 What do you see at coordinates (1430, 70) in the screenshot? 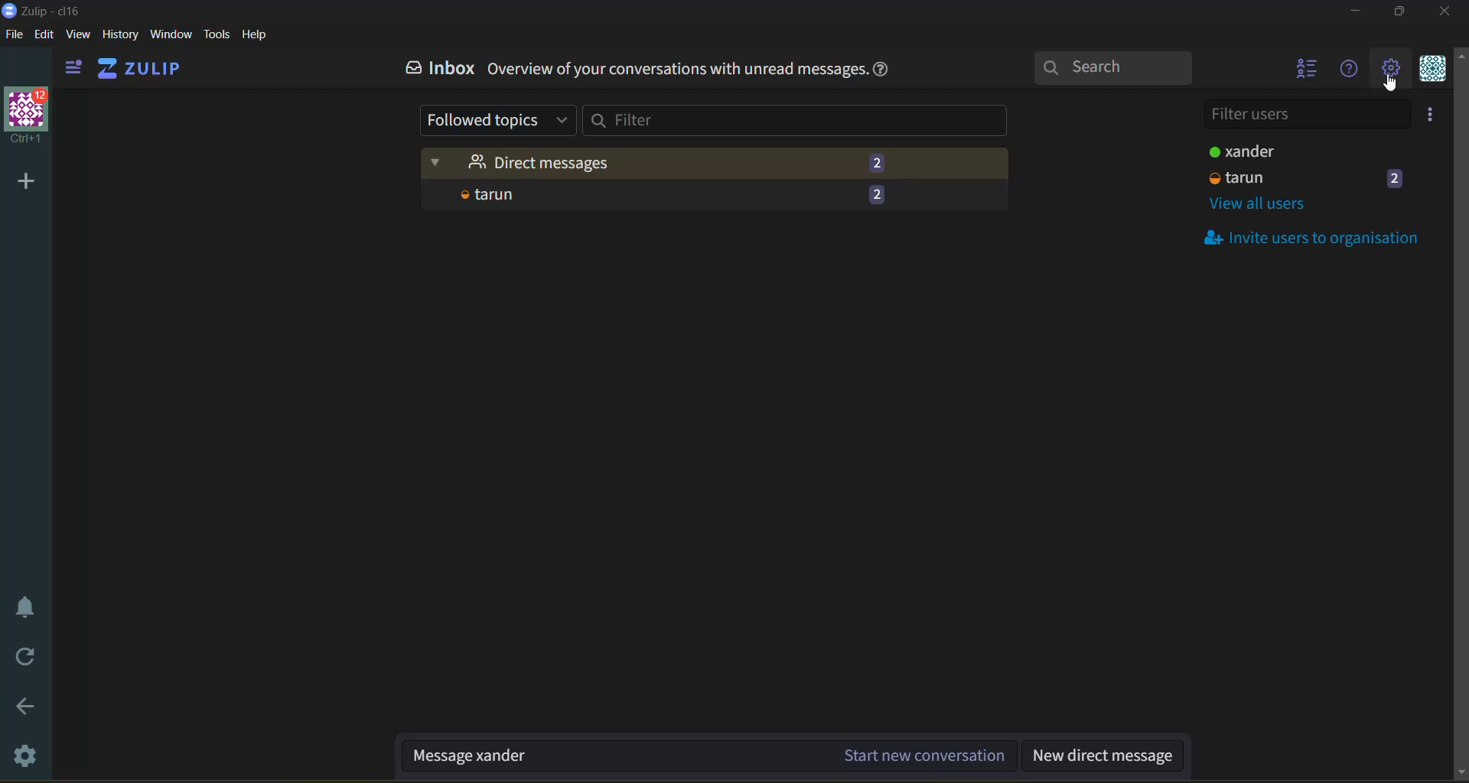
I see `personal menu` at bounding box center [1430, 70].